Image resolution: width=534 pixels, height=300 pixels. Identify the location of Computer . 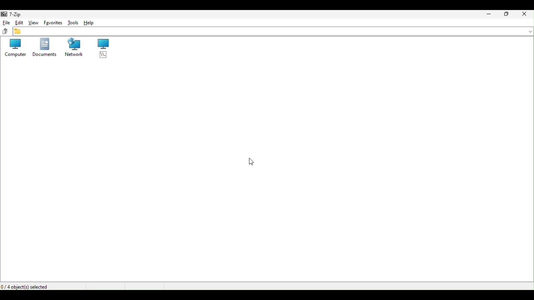
(14, 48).